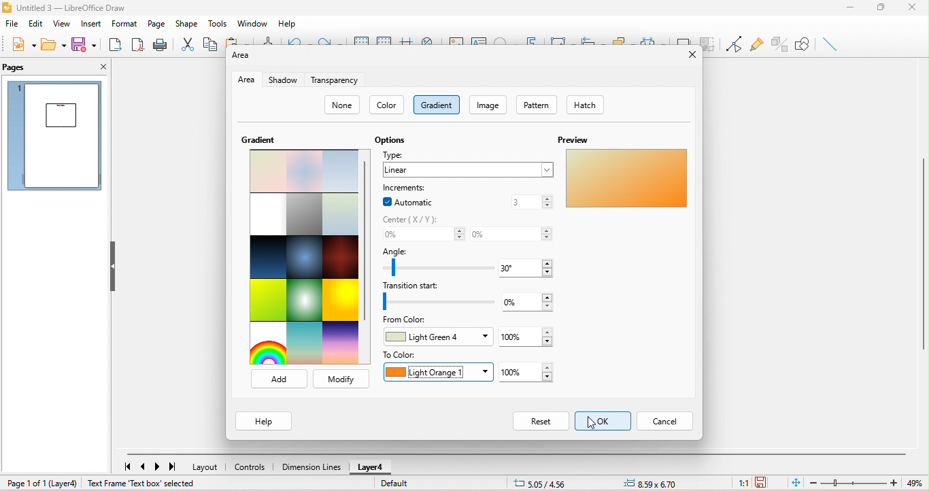 Image resolution: width=929 pixels, height=491 pixels. I want to click on enable checkbox, so click(385, 201).